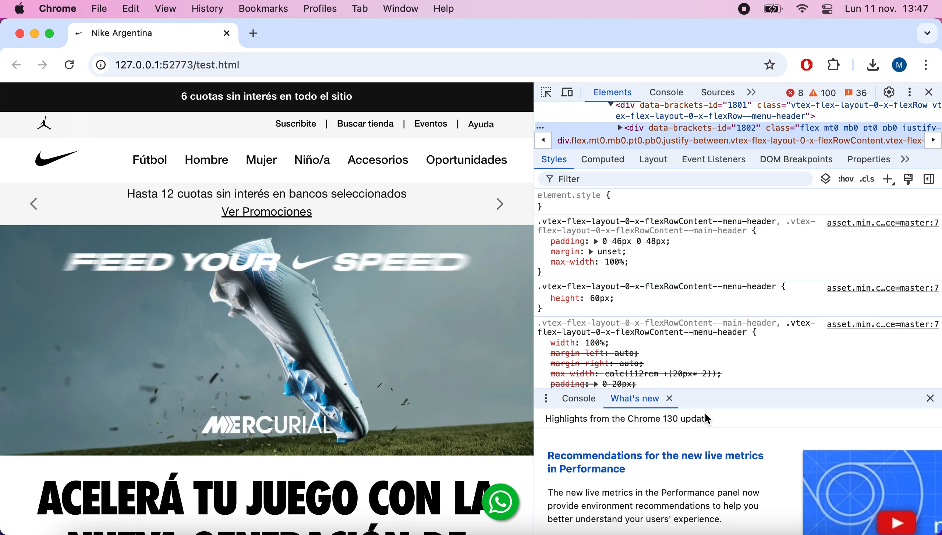 This screenshot has width=942, height=535. I want to click on customize and control google chrome, so click(928, 67).